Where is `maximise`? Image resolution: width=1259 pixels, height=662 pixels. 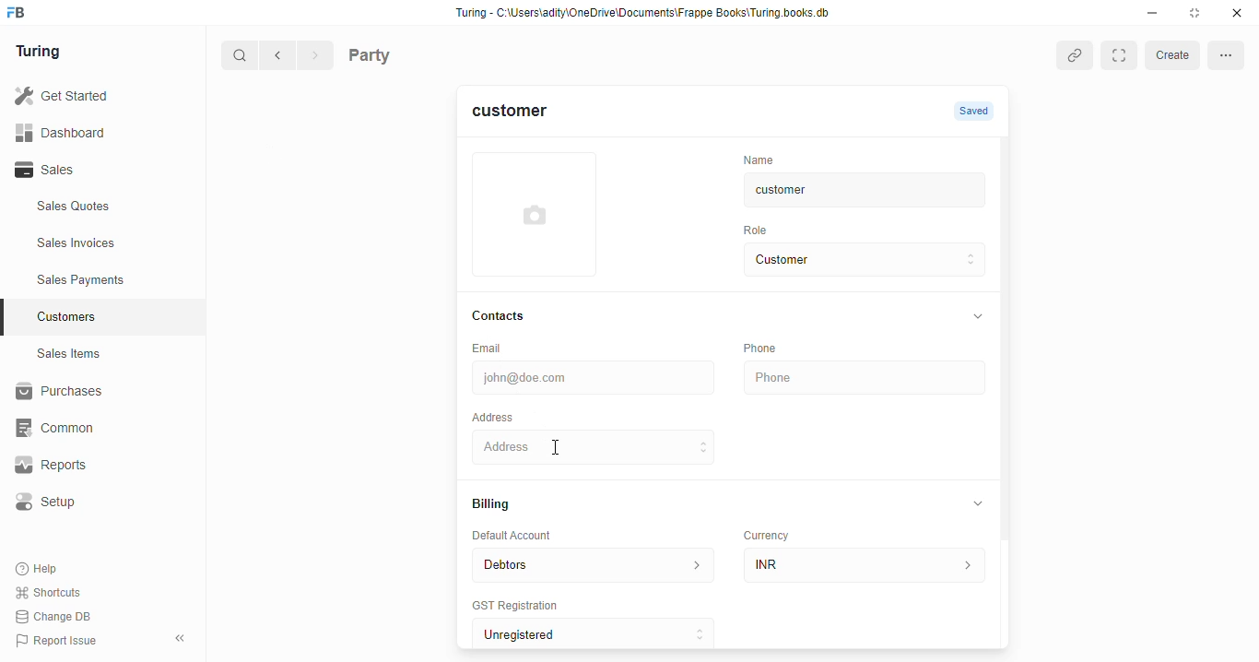
maximise is located at coordinates (1198, 13).